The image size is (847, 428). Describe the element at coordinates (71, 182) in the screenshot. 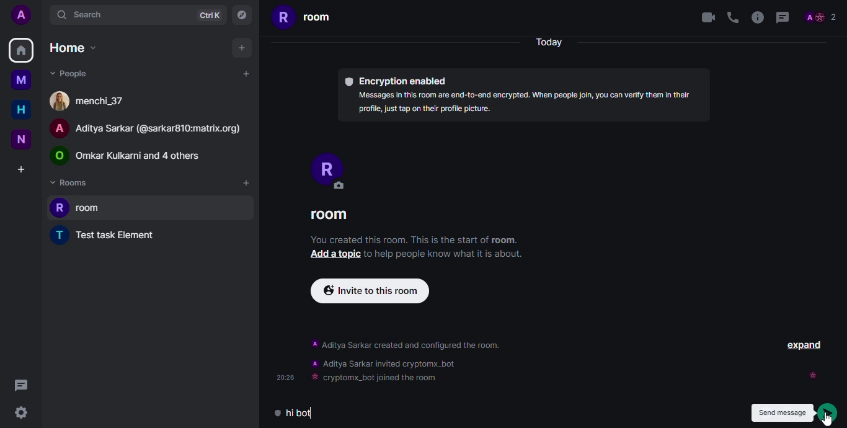

I see `rooms` at that location.